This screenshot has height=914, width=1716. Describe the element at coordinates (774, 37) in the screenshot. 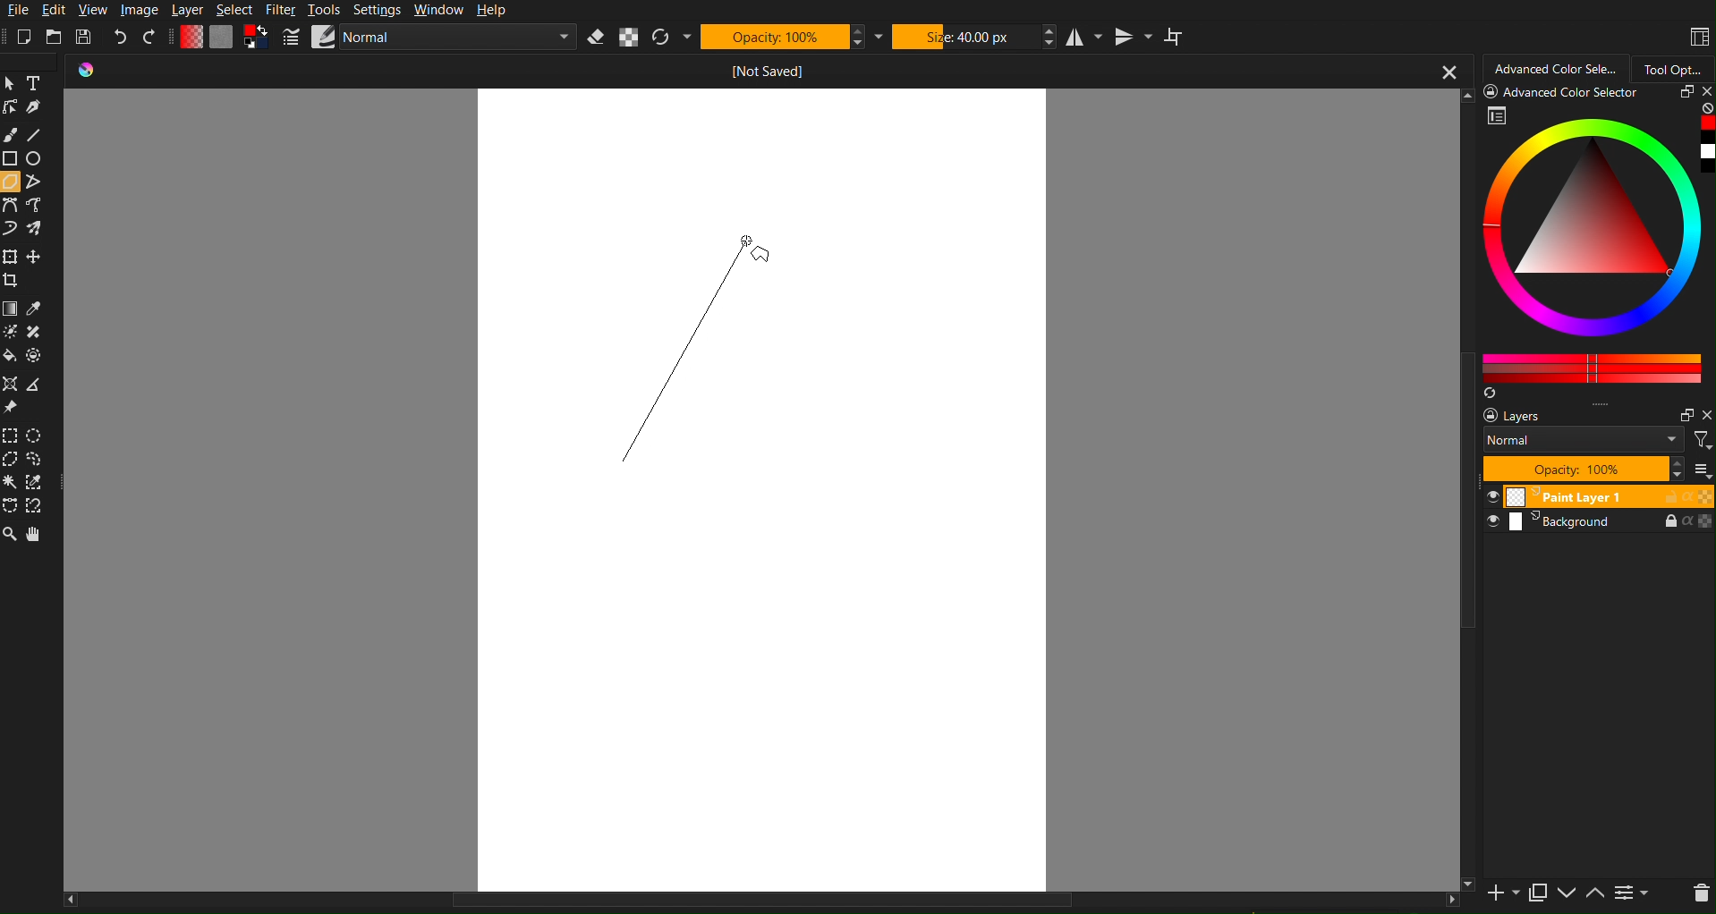

I see `Opacity` at that location.